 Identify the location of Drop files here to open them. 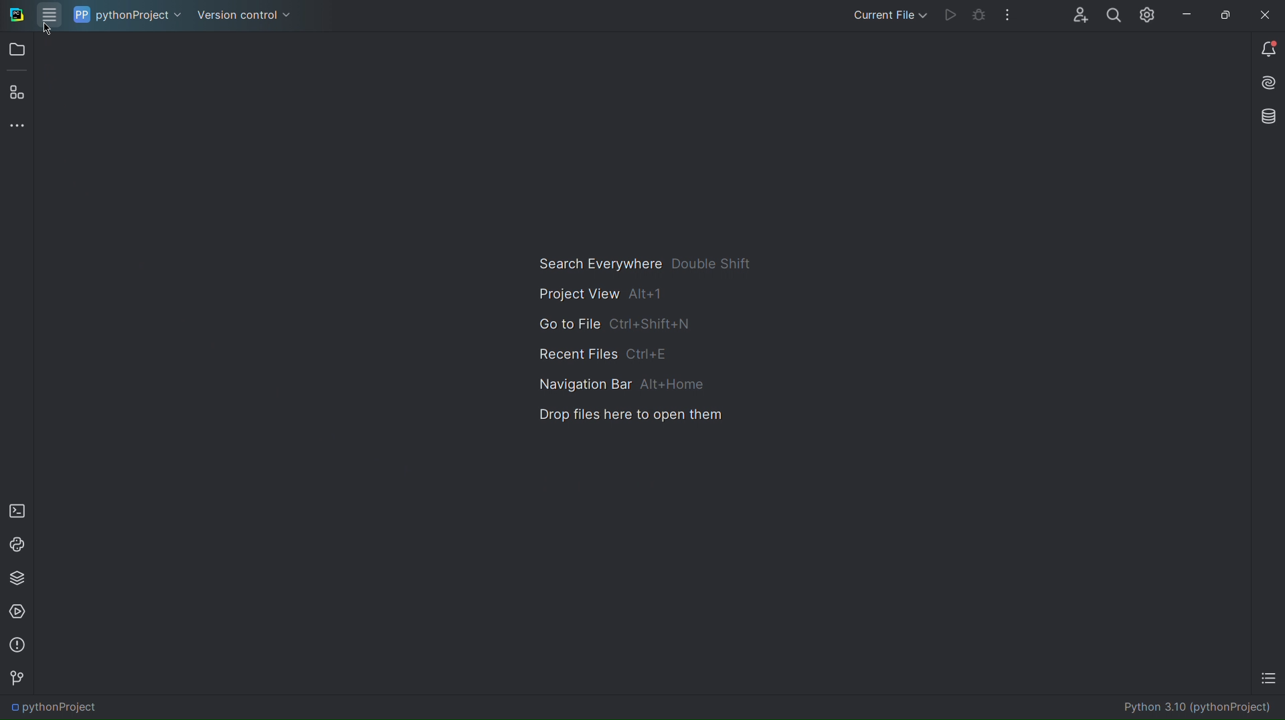
(624, 417).